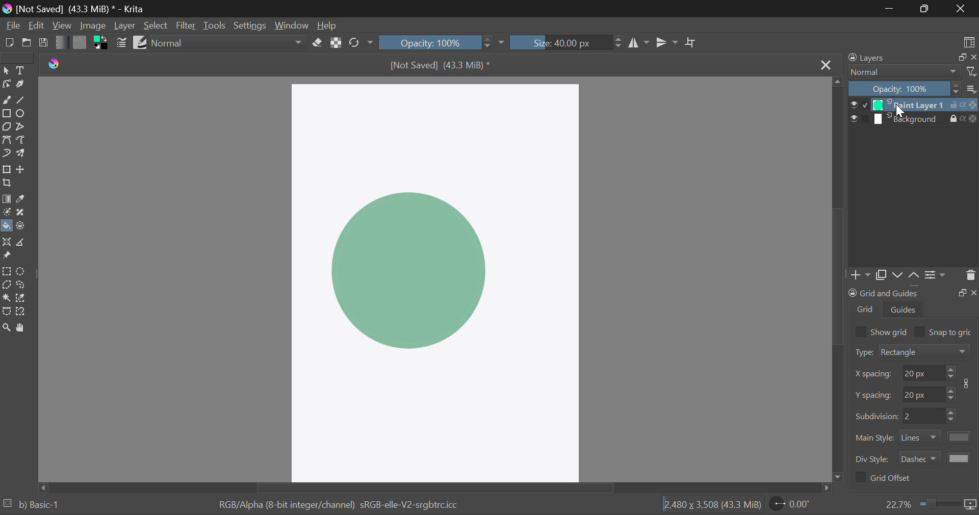  What do you see at coordinates (667, 42) in the screenshot?
I see `Horizontal Mirror Flip` at bounding box center [667, 42].